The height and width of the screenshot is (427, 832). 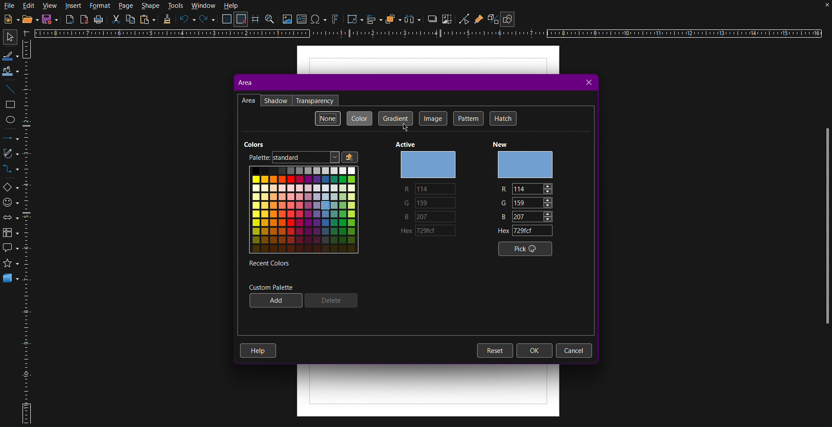 I want to click on Stars and Banners, so click(x=10, y=265).